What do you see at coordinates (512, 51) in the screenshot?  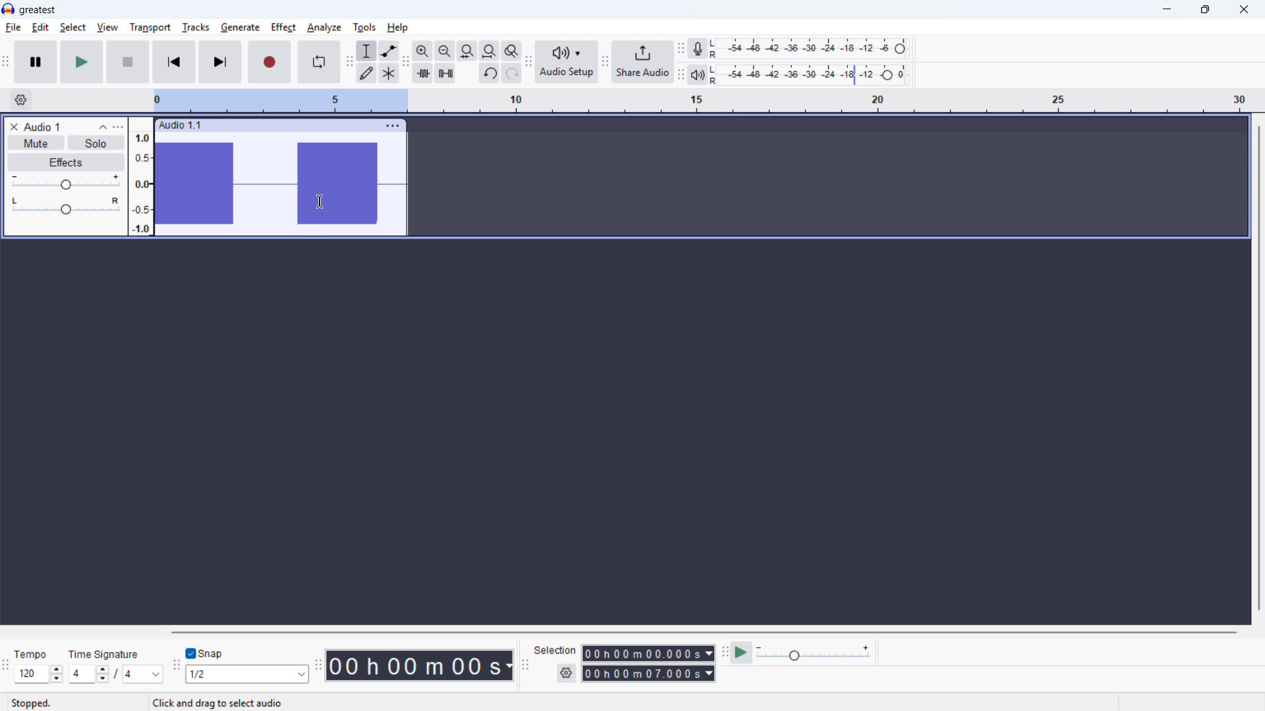 I see `Toggle zoom ` at bounding box center [512, 51].